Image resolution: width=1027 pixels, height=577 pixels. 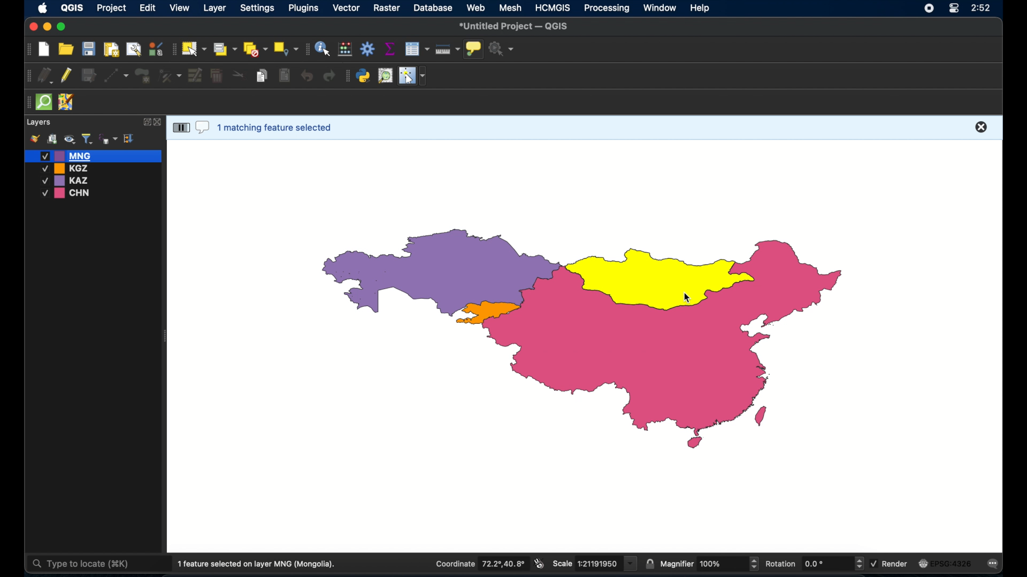 I want to click on mesh, so click(x=511, y=8).